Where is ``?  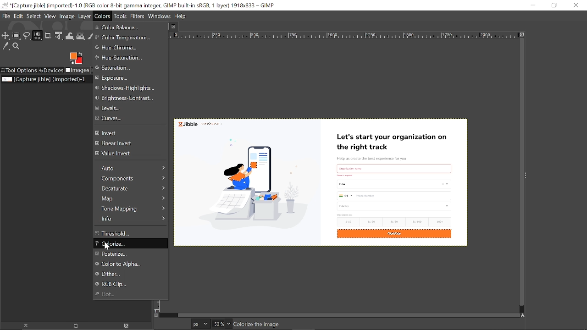
 is located at coordinates (180, 16).